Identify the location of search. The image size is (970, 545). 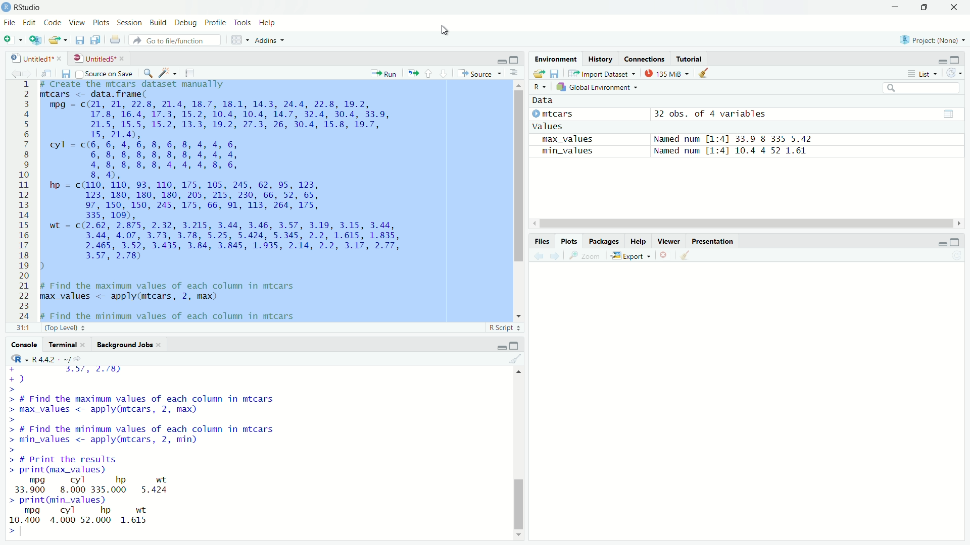
(924, 88).